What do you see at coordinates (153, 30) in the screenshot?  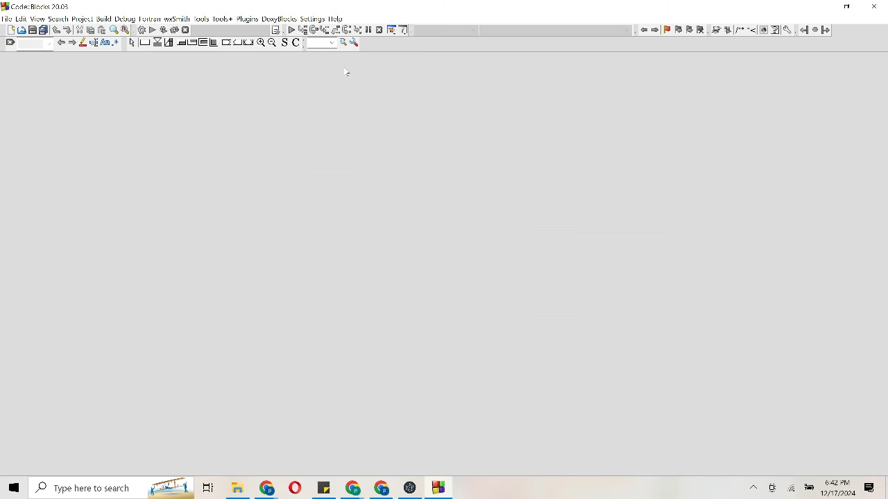 I see `Play` at bounding box center [153, 30].